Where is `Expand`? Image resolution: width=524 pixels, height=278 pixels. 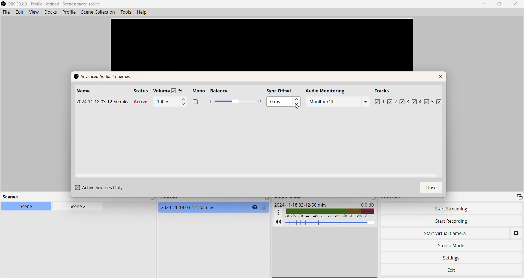
Expand is located at coordinates (519, 196).